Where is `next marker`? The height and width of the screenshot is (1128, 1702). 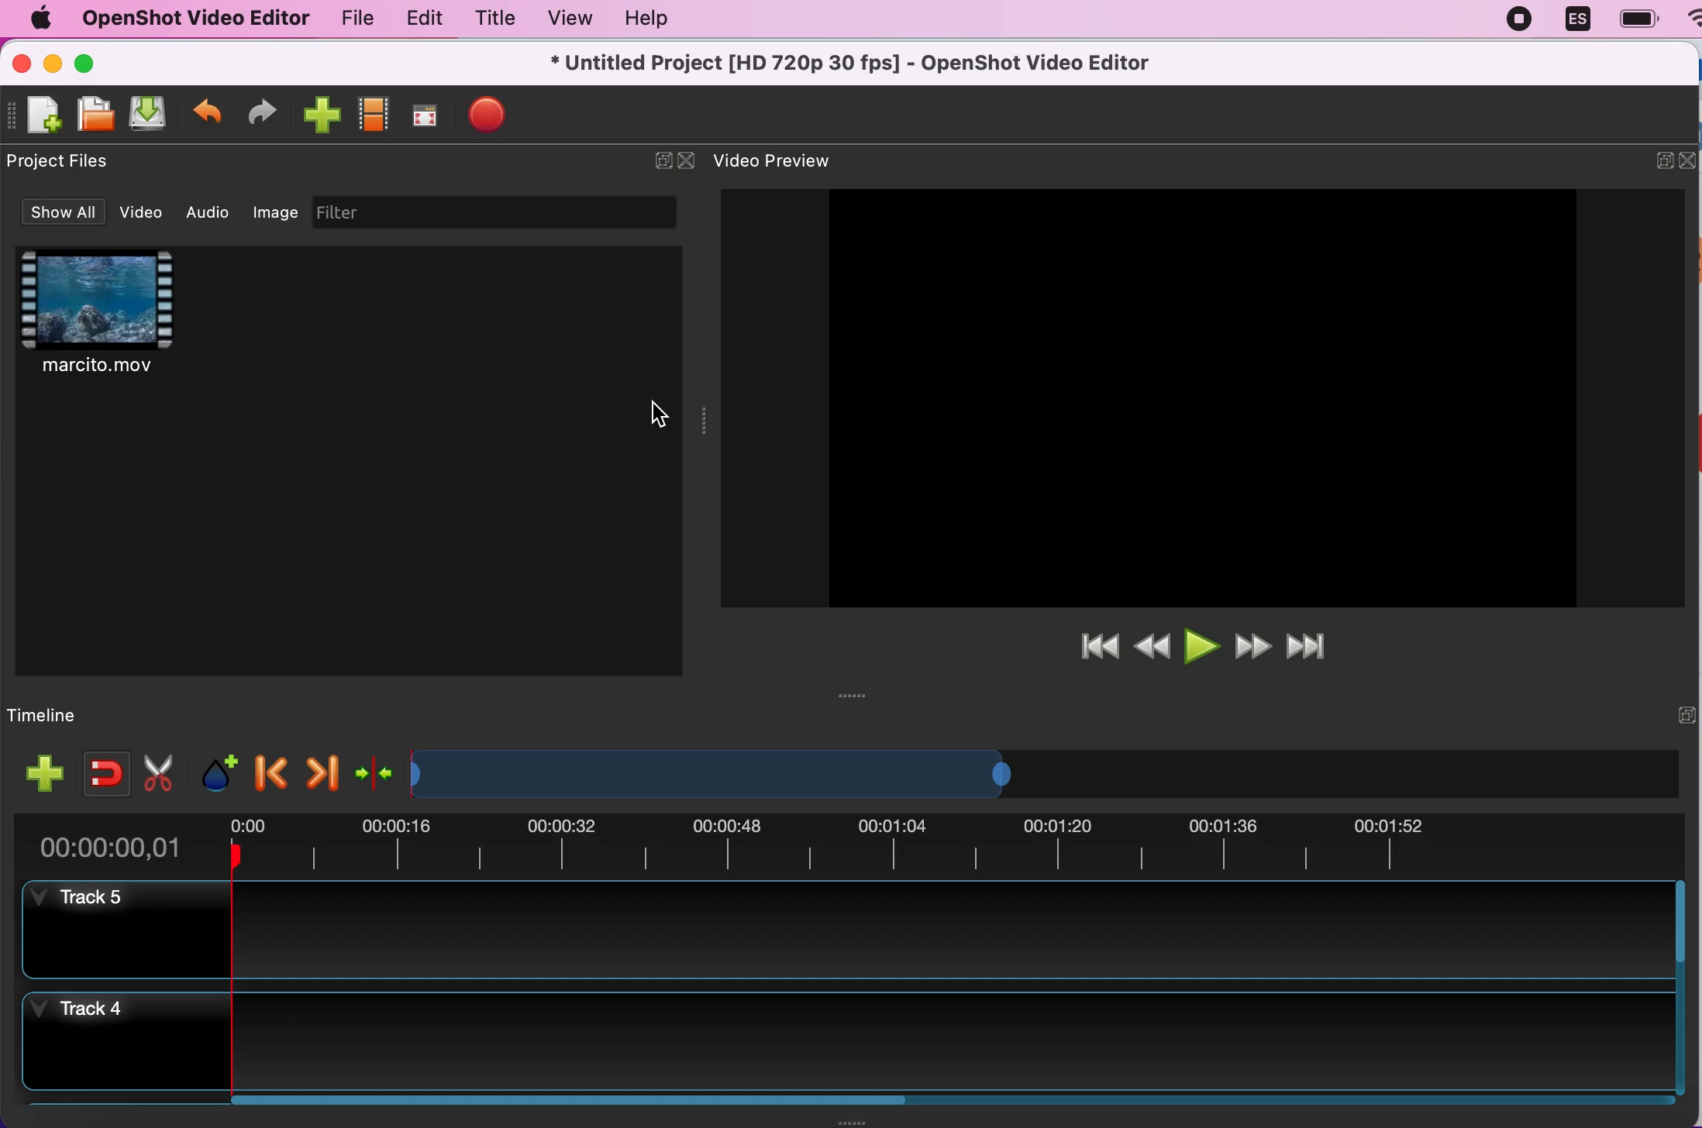 next marker is located at coordinates (321, 770).